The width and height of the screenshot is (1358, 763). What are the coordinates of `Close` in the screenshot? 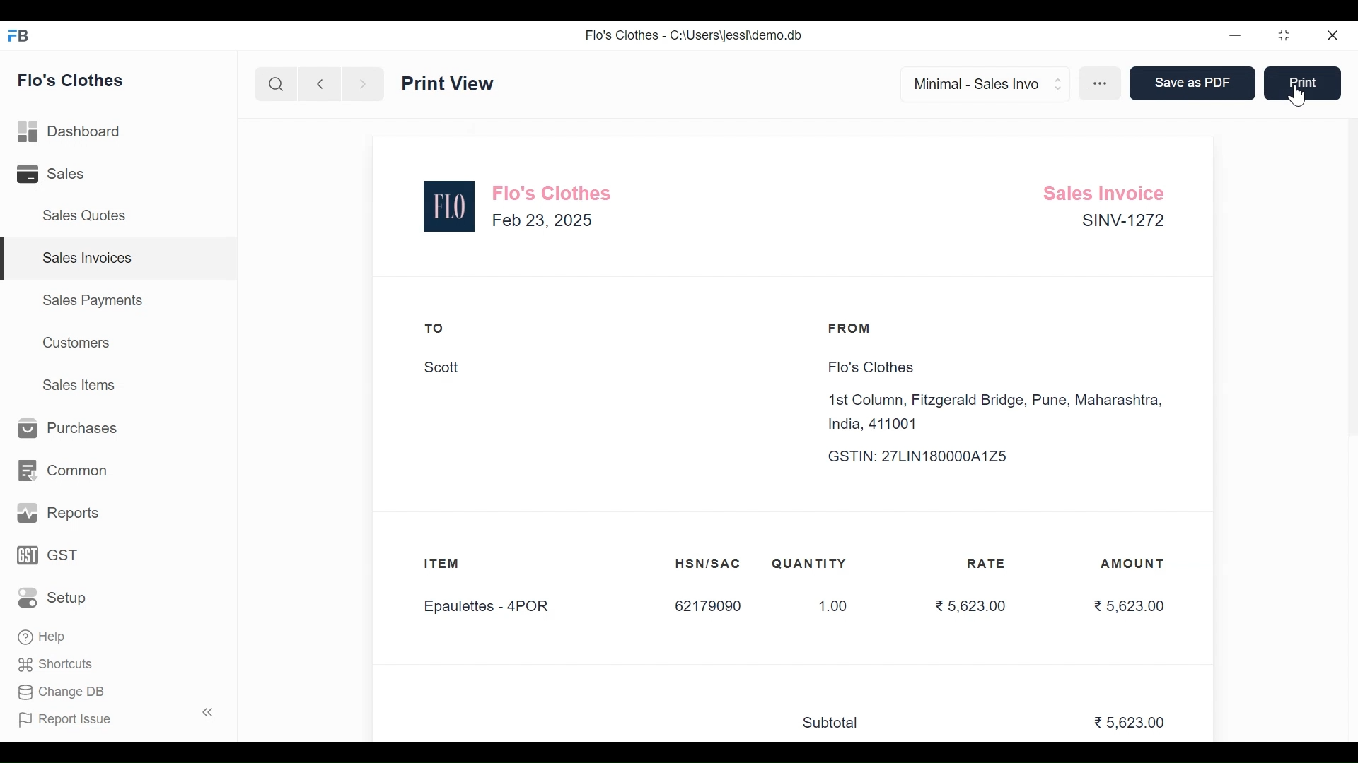 It's located at (1333, 37).